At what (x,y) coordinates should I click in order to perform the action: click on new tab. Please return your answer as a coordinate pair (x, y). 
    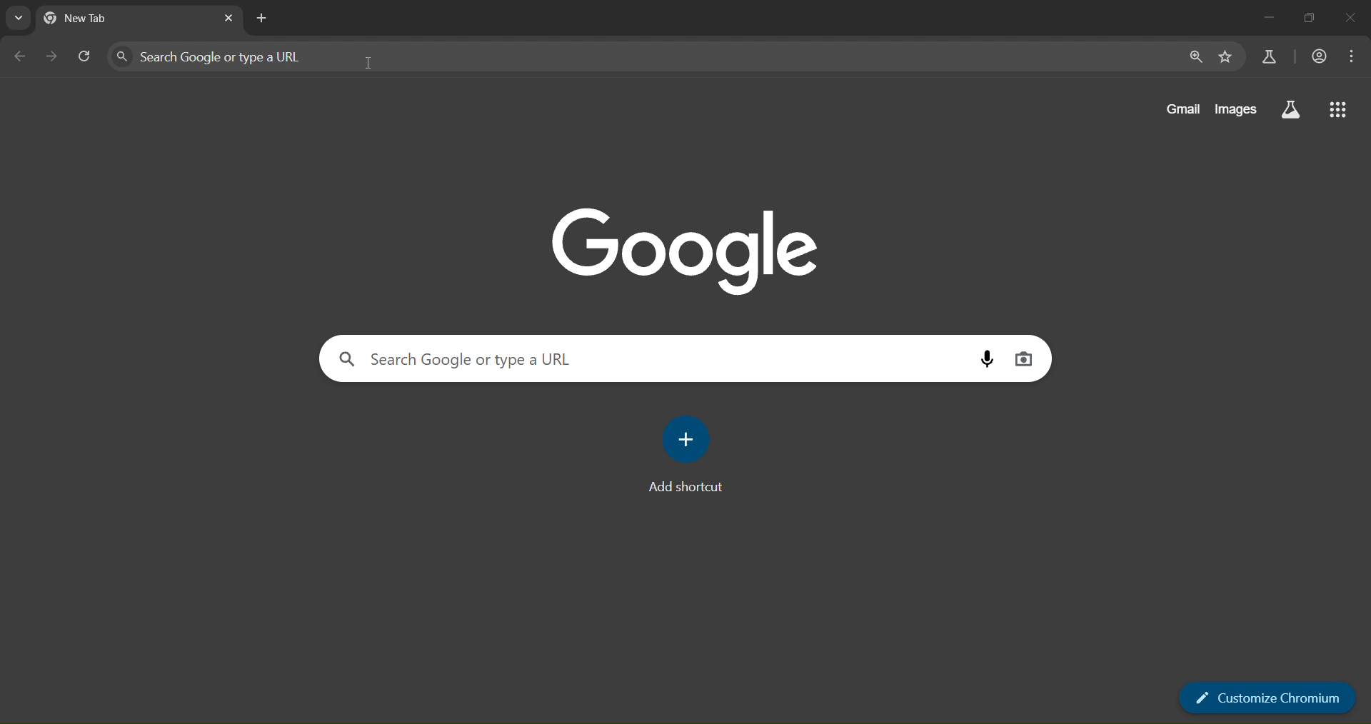
    Looking at the image, I should click on (263, 18).